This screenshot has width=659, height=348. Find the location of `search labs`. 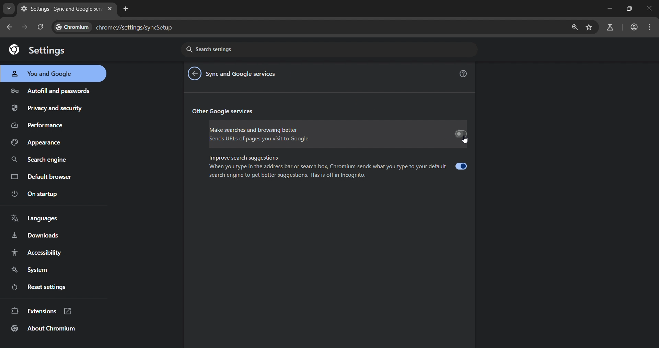

search labs is located at coordinates (610, 26).